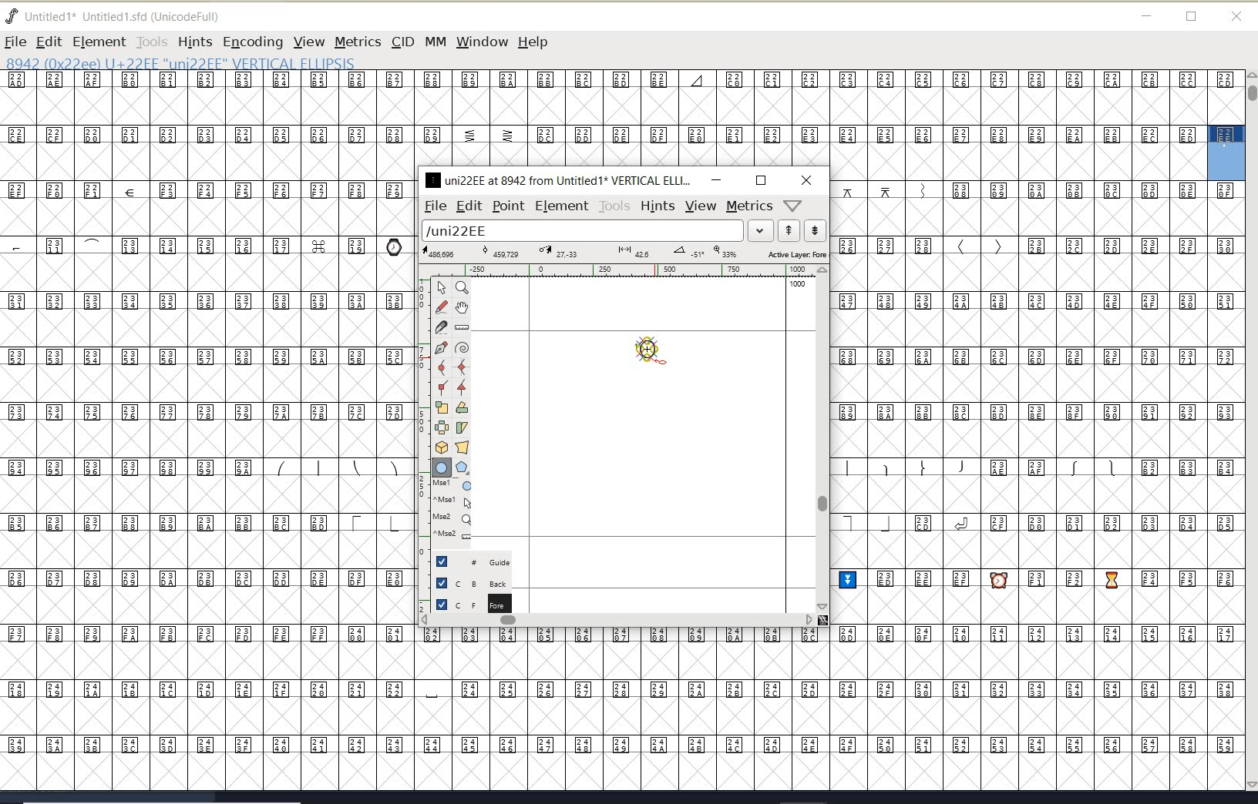 The height and width of the screenshot is (804, 1258). I want to click on hints, so click(657, 206).